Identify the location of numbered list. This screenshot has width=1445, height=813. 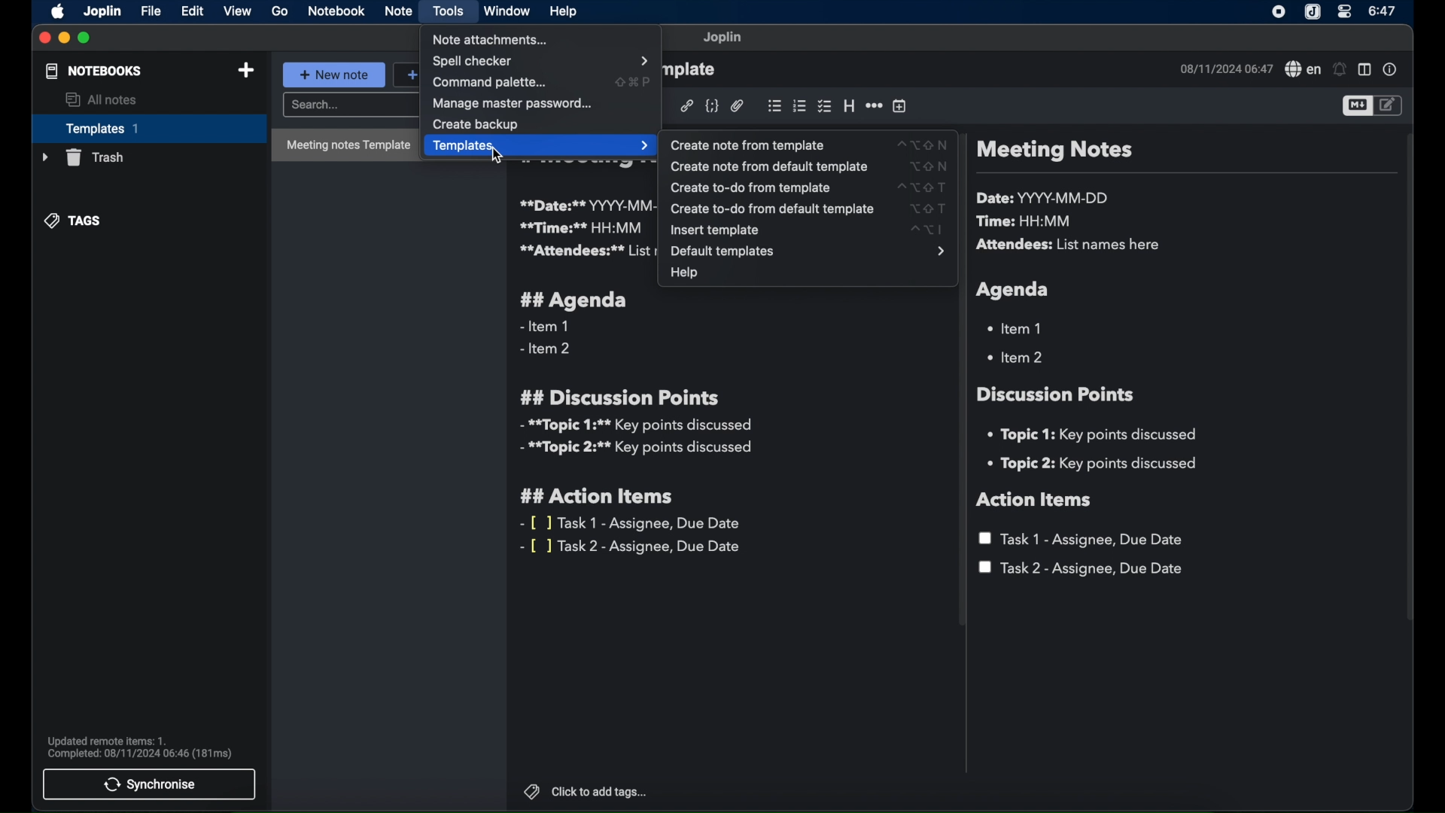
(799, 106).